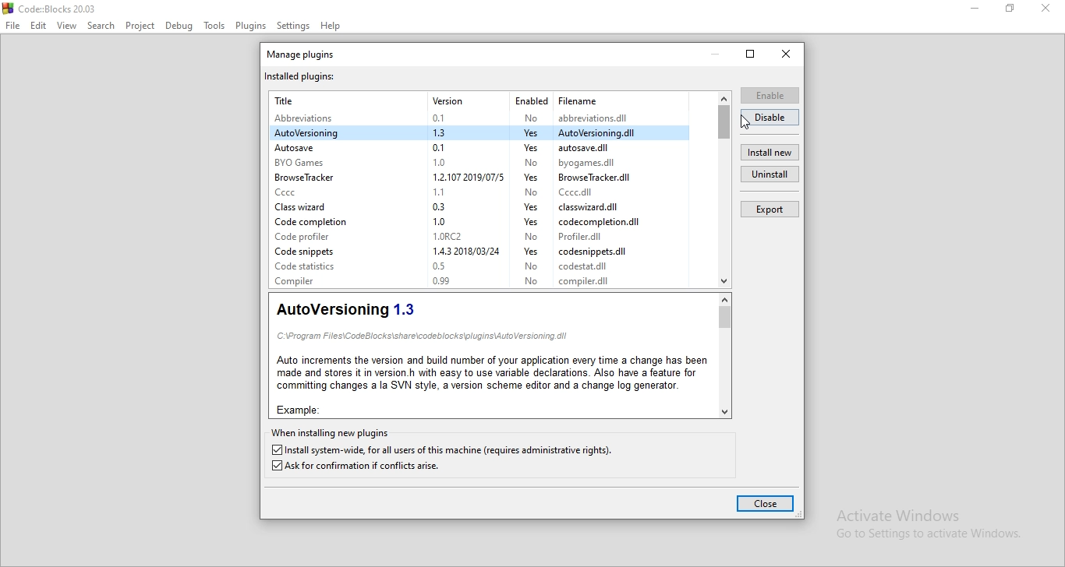 This screenshot has width=1065, height=567. I want to click on Browse tracker, so click(309, 178).